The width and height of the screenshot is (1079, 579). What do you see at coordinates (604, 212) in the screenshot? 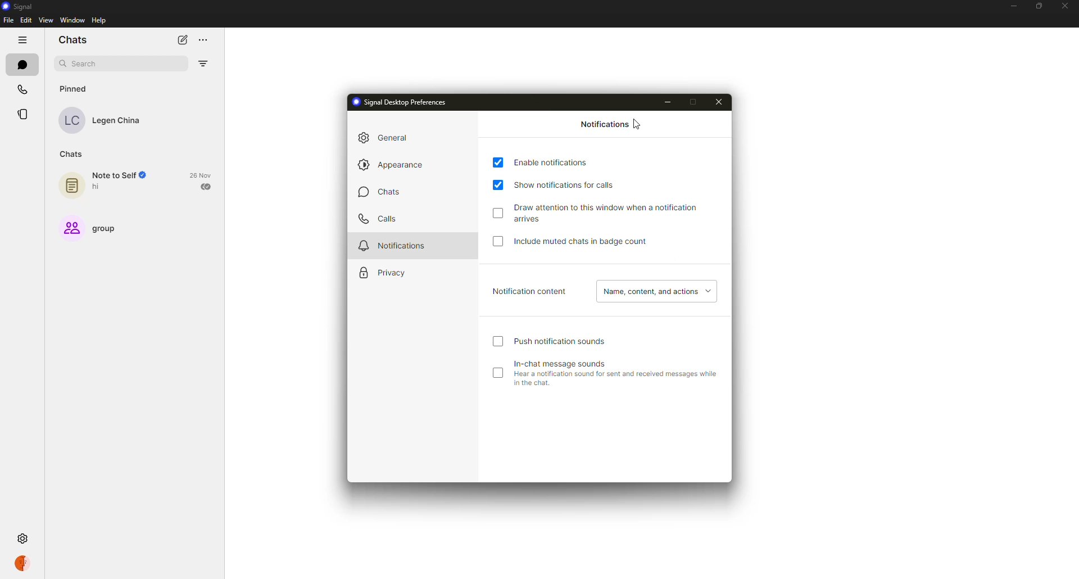
I see `draw attention to this window when notification arrives` at bounding box center [604, 212].